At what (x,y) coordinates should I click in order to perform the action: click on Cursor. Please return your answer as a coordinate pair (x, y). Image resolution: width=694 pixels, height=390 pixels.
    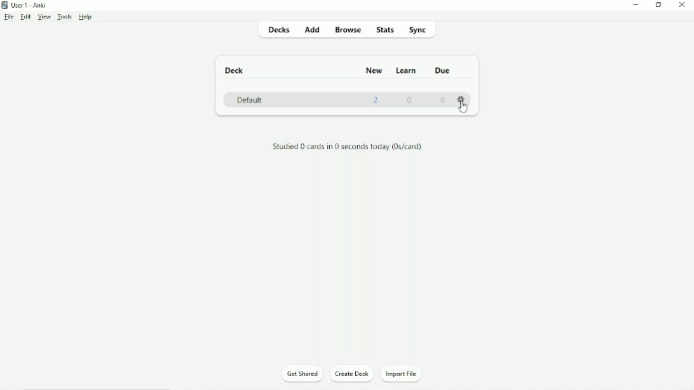
    Looking at the image, I should click on (463, 110).